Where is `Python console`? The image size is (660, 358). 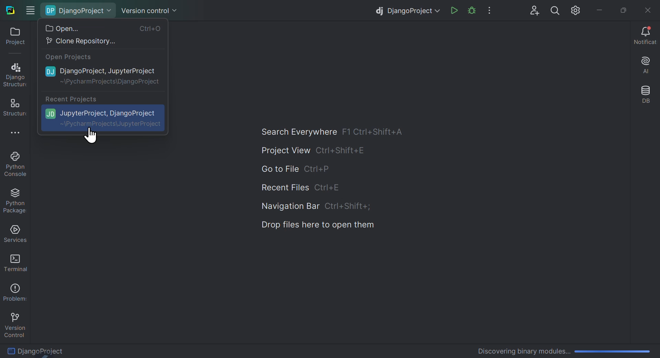 Python console is located at coordinates (17, 165).